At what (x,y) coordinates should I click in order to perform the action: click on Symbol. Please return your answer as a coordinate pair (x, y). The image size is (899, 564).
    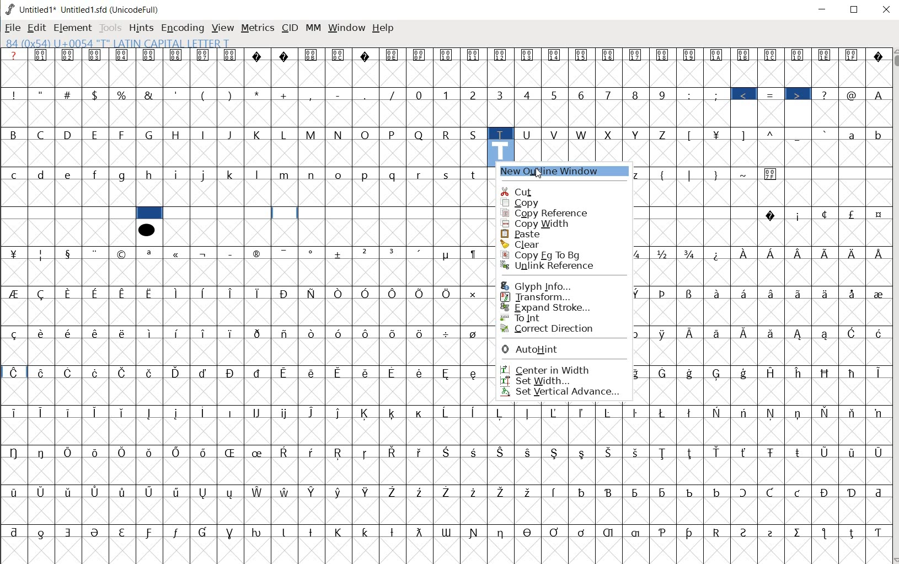
    Looking at the image, I should click on (690, 254).